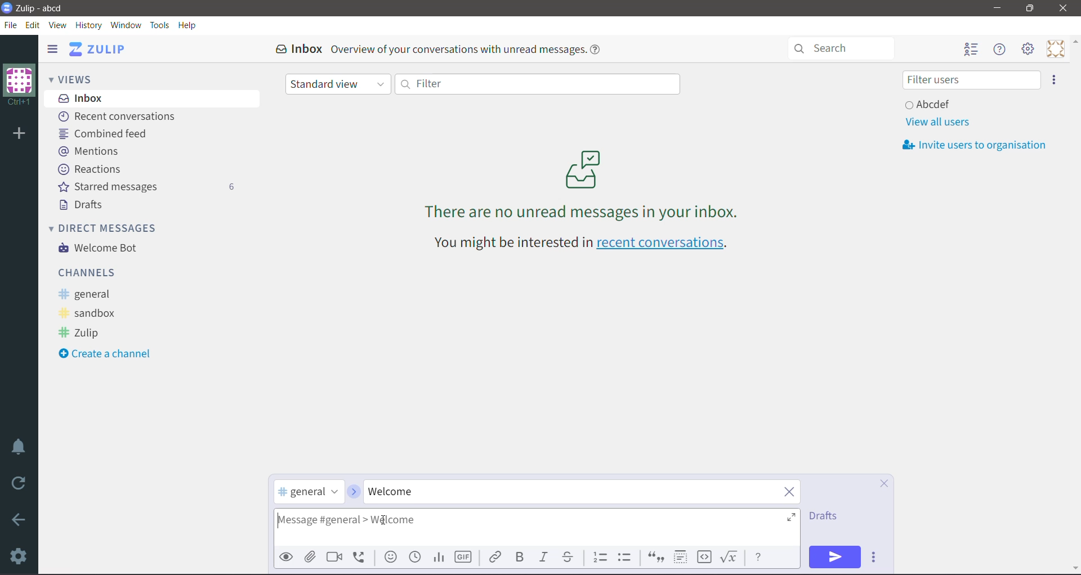  I want to click on Bulleted list, so click(627, 557).